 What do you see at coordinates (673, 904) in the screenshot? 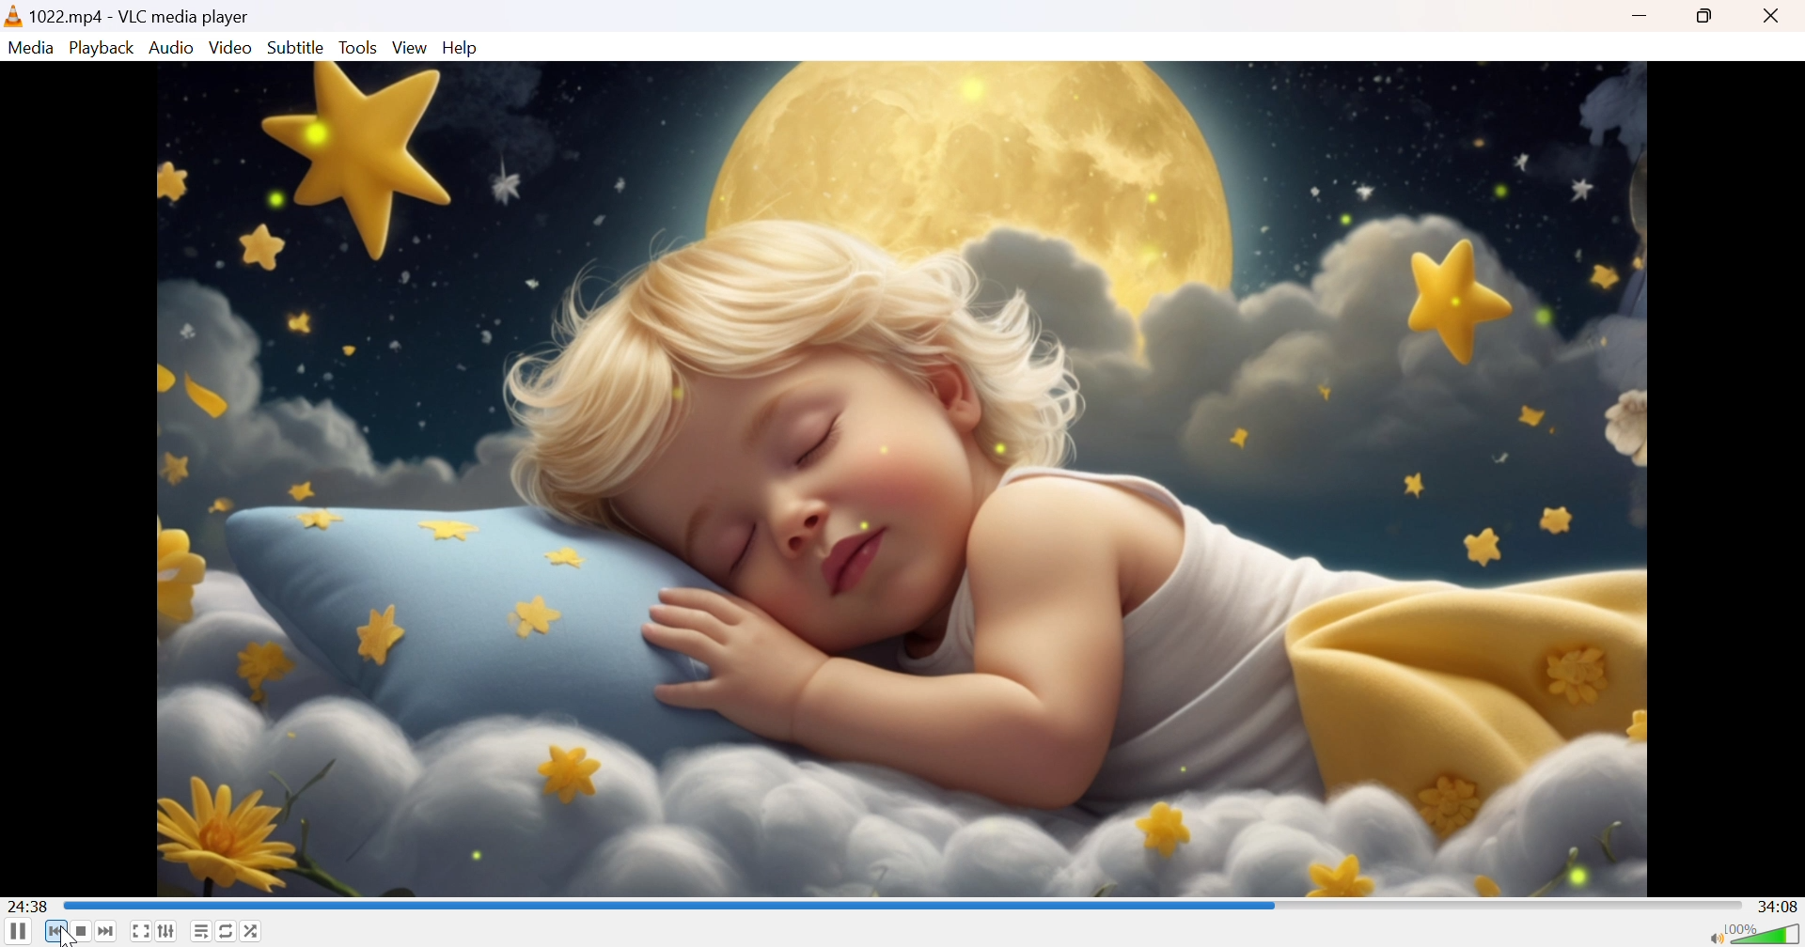
I see `Scroll bar rewound by few seconds` at bounding box center [673, 904].